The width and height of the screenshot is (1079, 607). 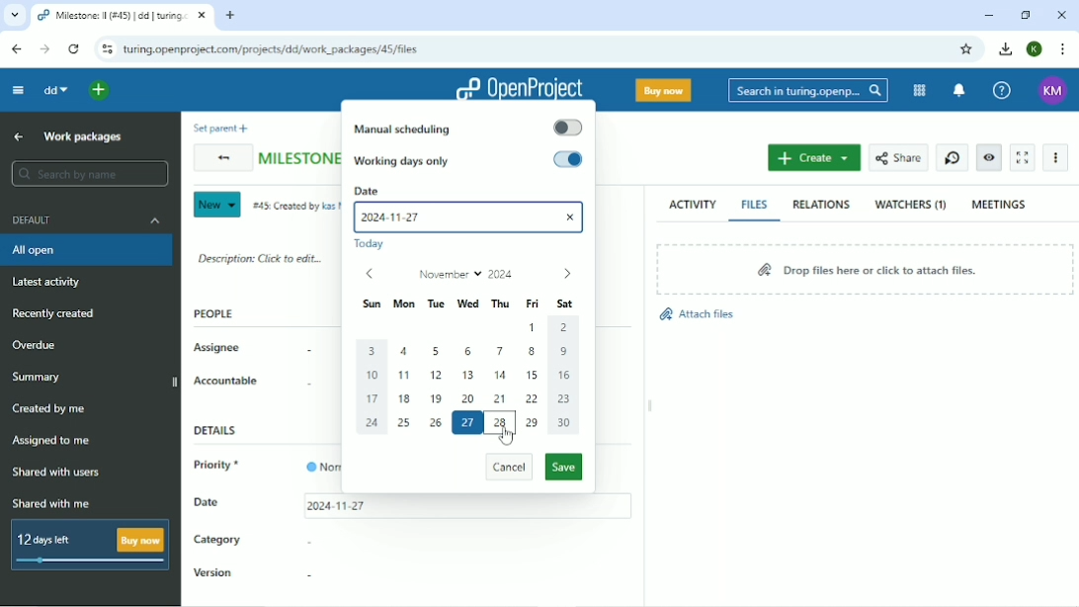 What do you see at coordinates (261, 257) in the screenshot?
I see `Description: click to edit` at bounding box center [261, 257].